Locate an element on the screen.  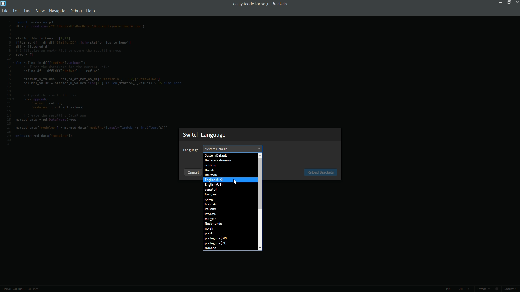
language-7 is located at coordinates (211, 190).